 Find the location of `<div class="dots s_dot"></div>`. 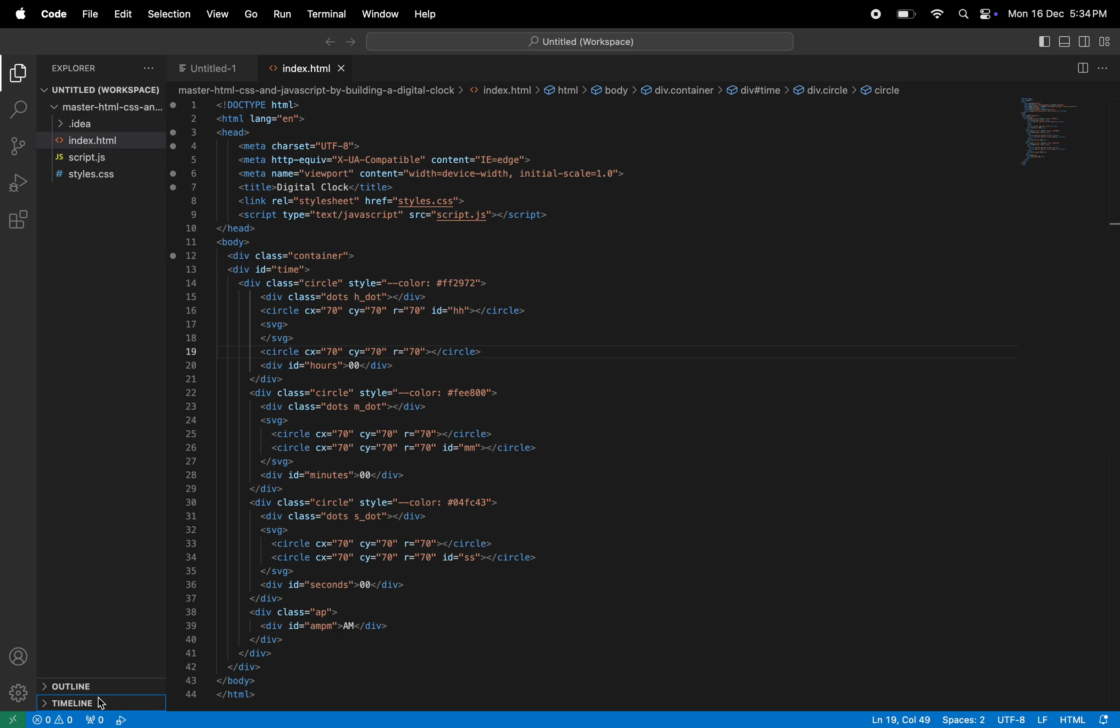

<div class="dots s_dot"></div> is located at coordinates (346, 516).